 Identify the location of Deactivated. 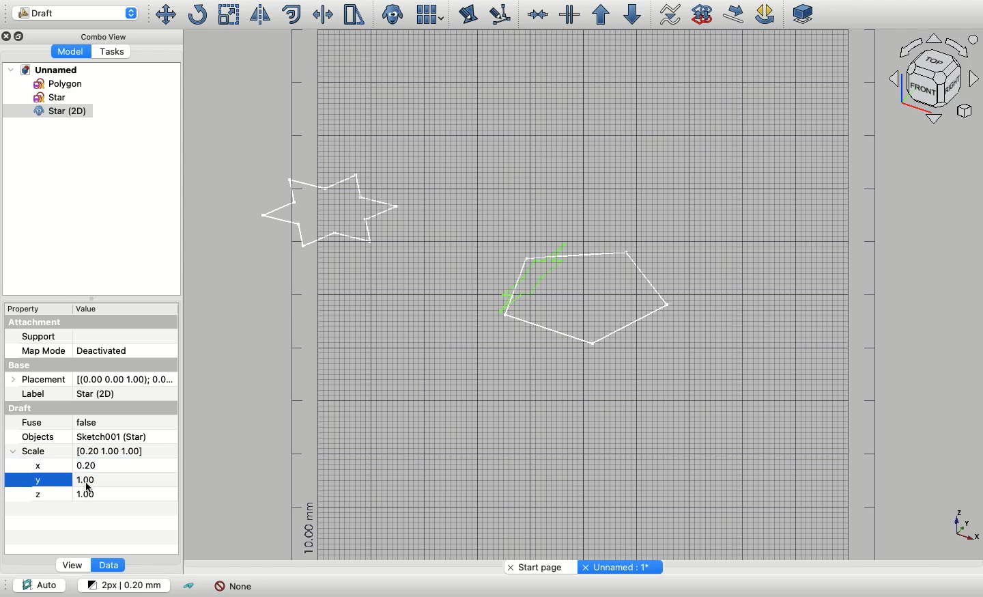
(114, 349).